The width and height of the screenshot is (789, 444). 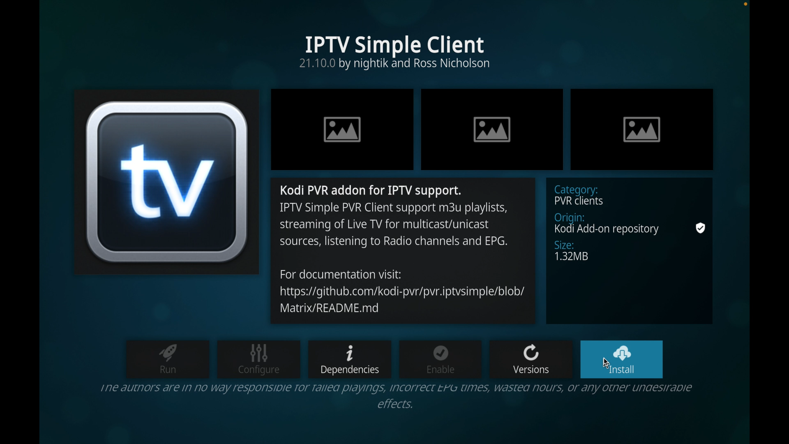 I want to click on configure, so click(x=258, y=358).